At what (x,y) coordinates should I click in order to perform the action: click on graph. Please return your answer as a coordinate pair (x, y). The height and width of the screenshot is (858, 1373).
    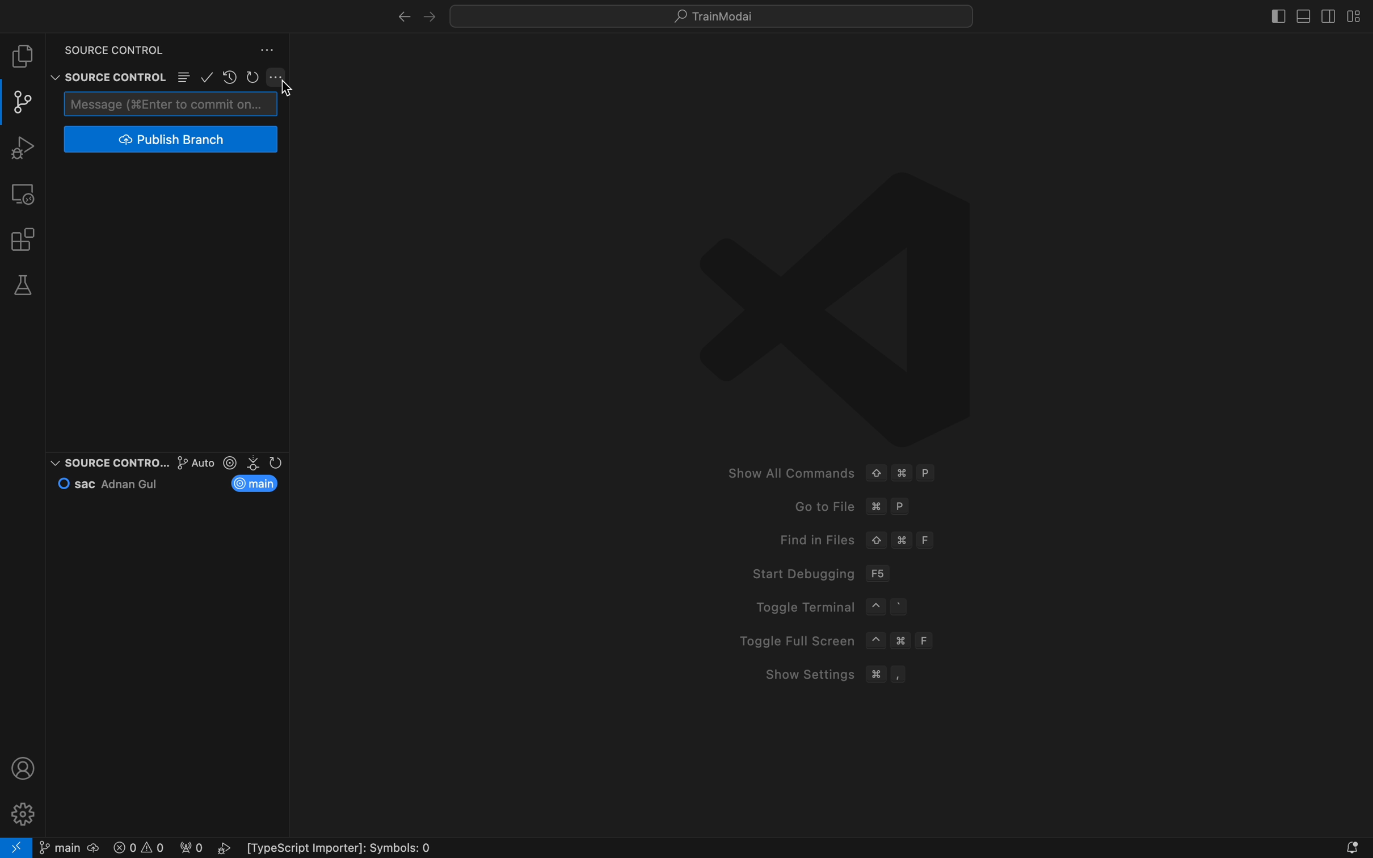
    Looking at the image, I should click on (190, 462).